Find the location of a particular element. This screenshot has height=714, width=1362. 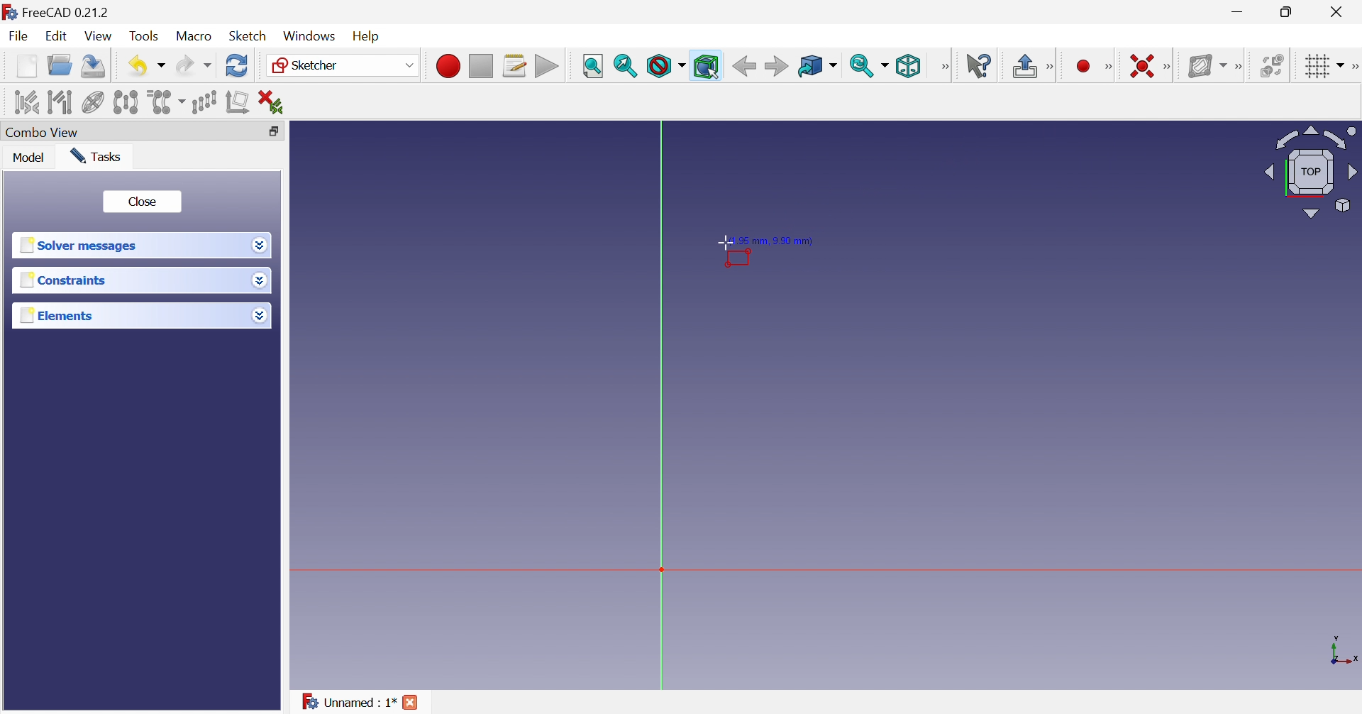

Drop down is located at coordinates (260, 280).